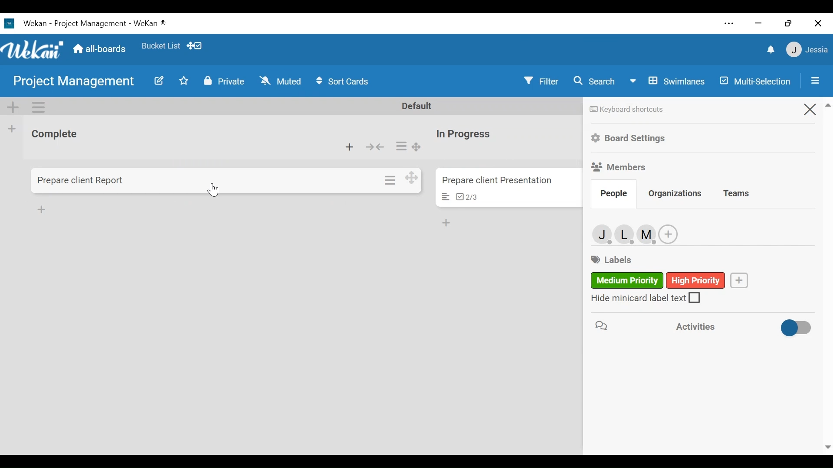 This screenshot has height=468, width=833. Describe the element at coordinates (669, 234) in the screenshot. I see `Add Member` at that location.